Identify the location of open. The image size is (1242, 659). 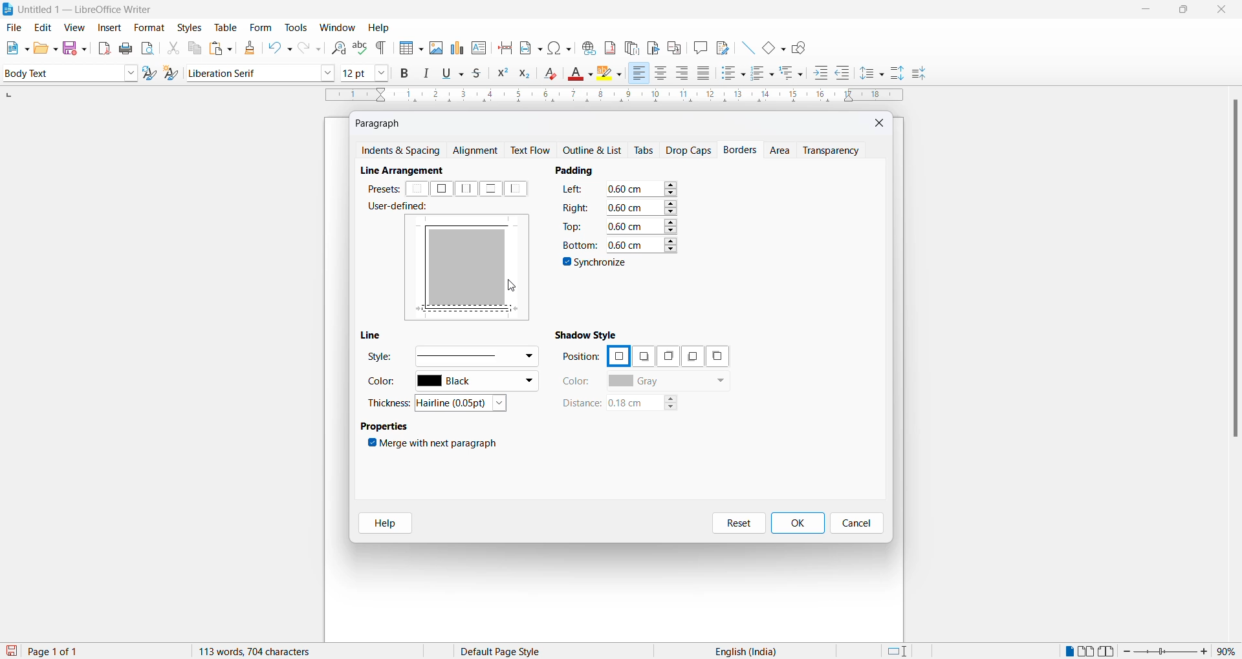
(45, 48).